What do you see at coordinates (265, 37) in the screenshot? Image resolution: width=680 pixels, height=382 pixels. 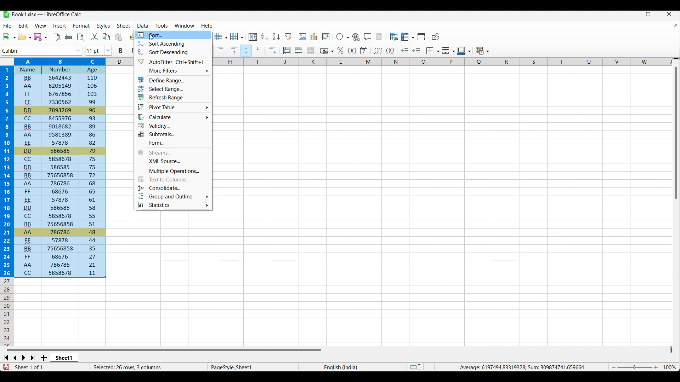 I see `Sort ascending` at bounding box center [265, 37].